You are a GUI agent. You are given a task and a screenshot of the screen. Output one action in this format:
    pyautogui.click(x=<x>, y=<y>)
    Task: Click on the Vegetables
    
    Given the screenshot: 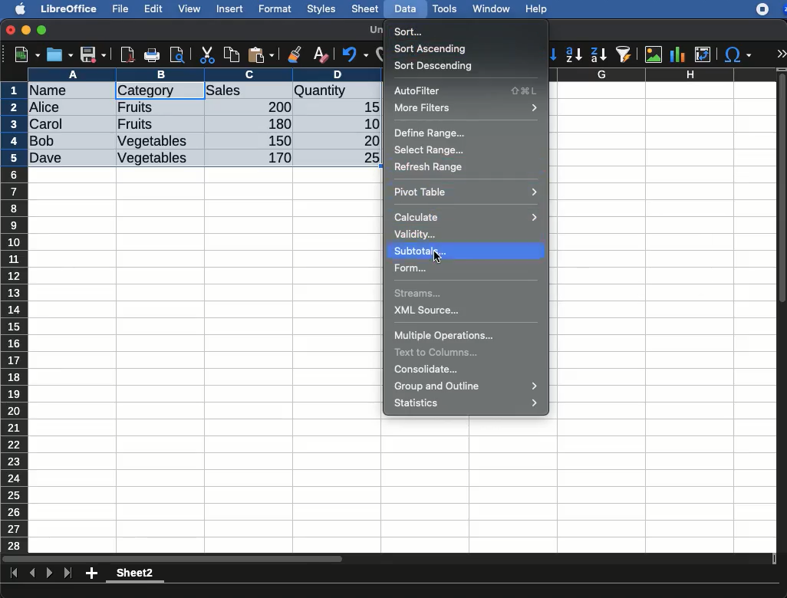 What is the action you would take?
    pyautogui.click(x=152, y=159)
    